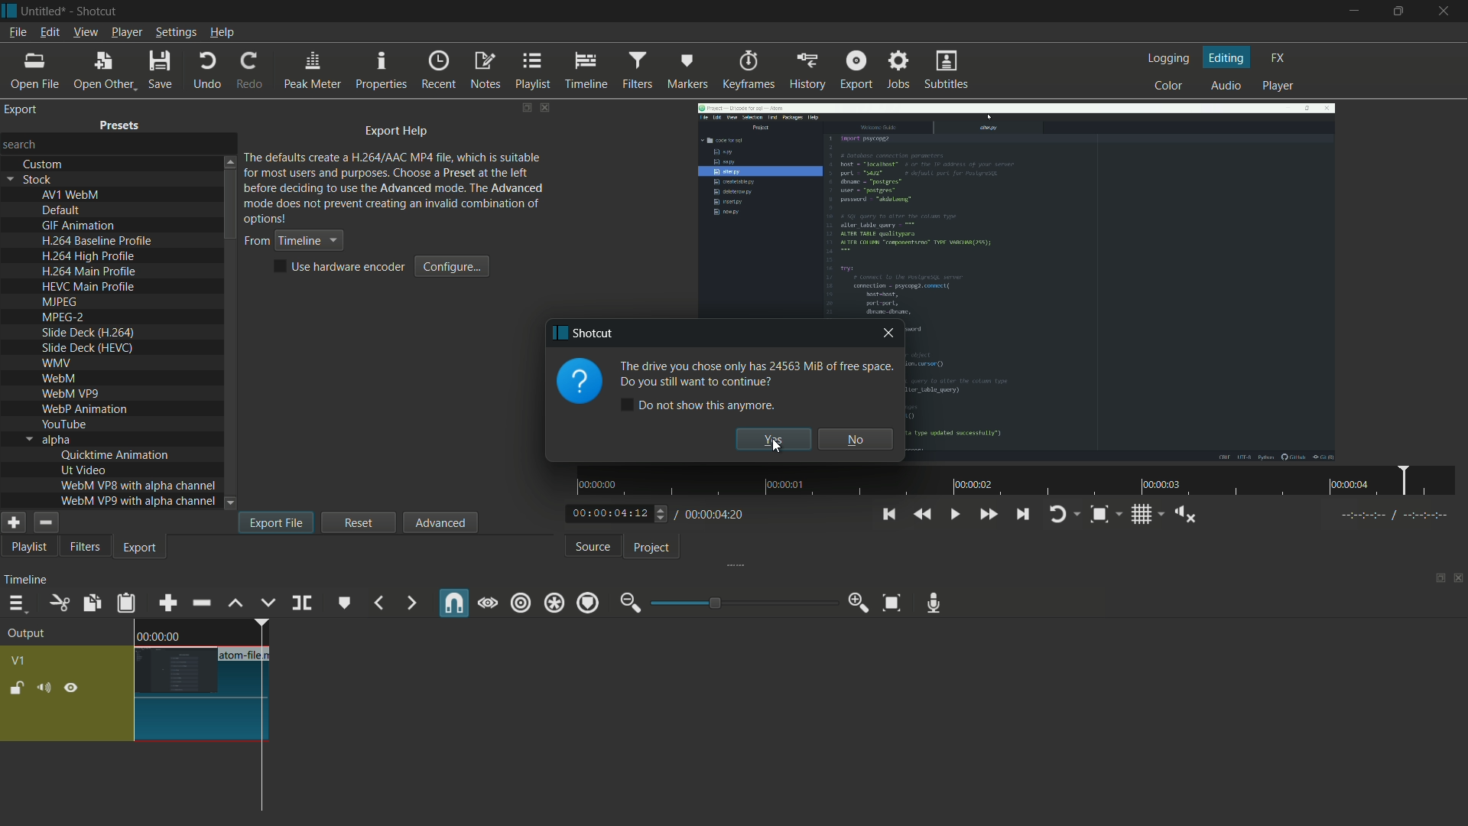 The width and height of the screenshot is (1468, 826). What do you see at coordinates (141, 550) in the screenshot?
I see `export` at bounding box center [141, 550].